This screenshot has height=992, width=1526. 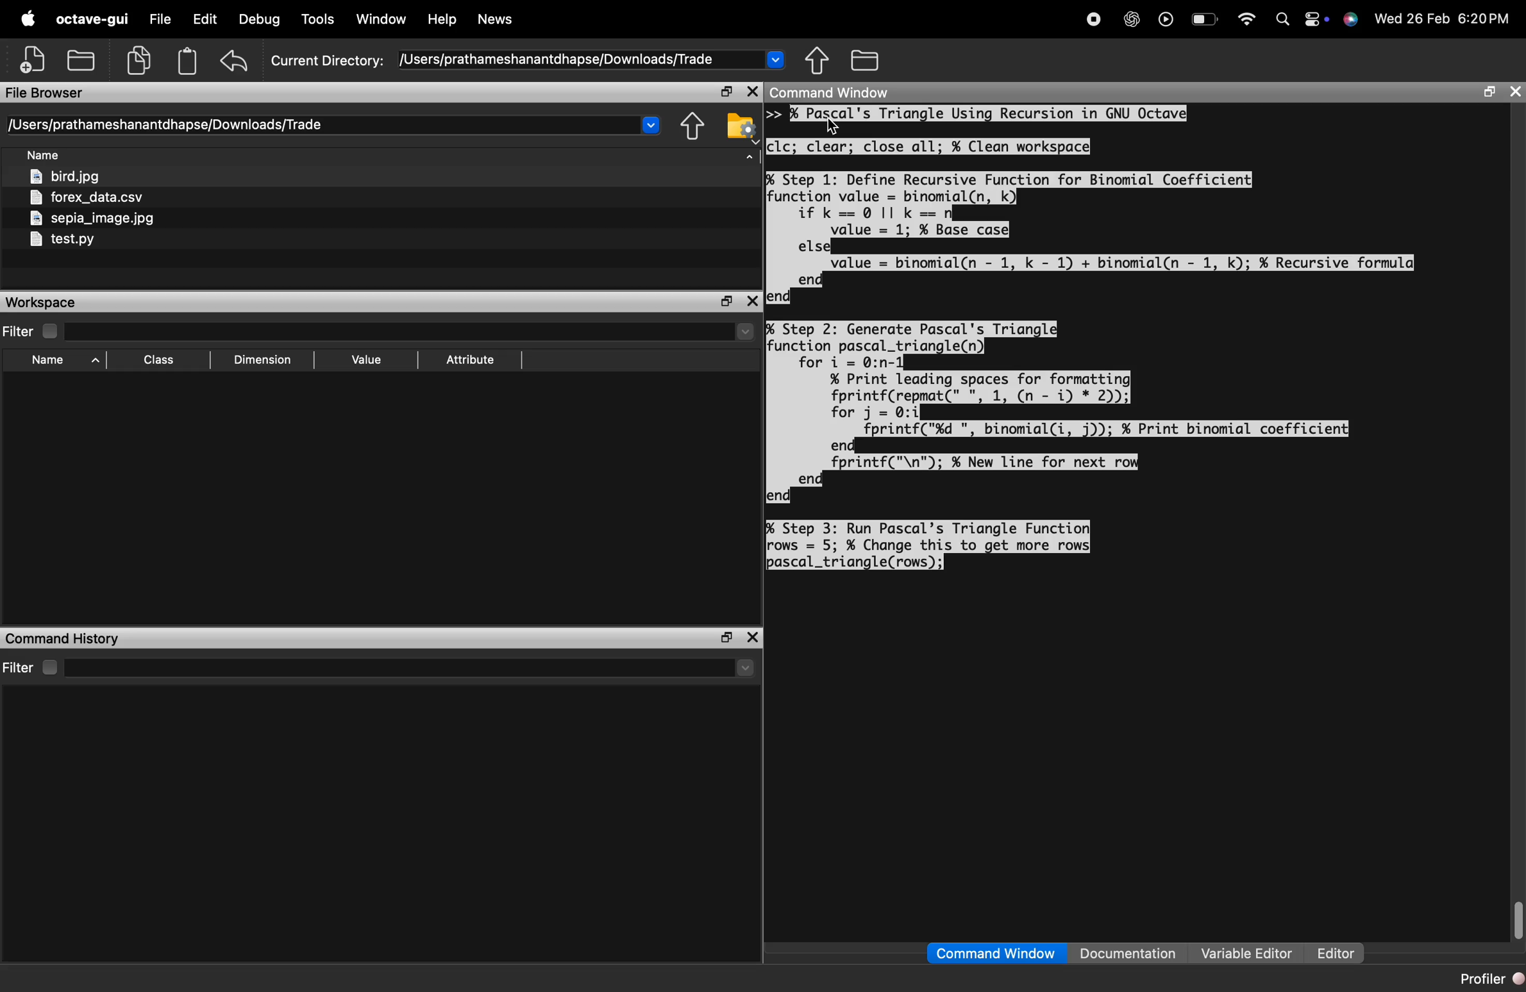 I want to click on scroll bar, so click(x=1516, y=918).